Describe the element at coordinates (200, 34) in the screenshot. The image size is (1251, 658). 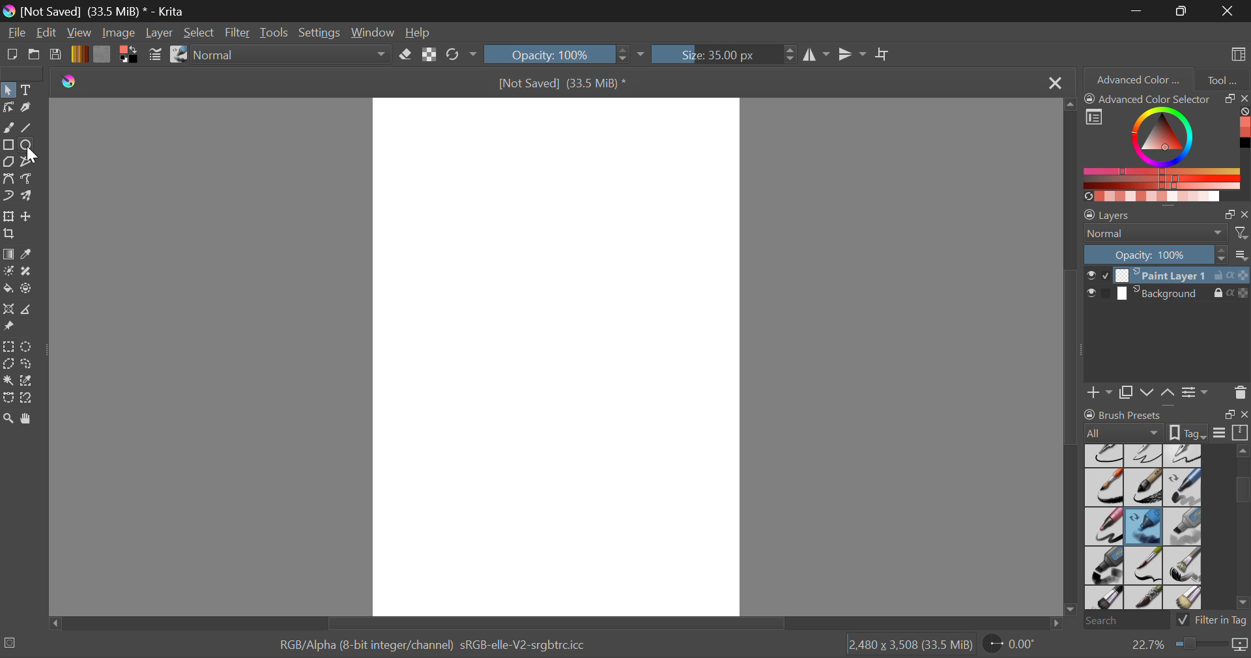
I see `Select` at that location.